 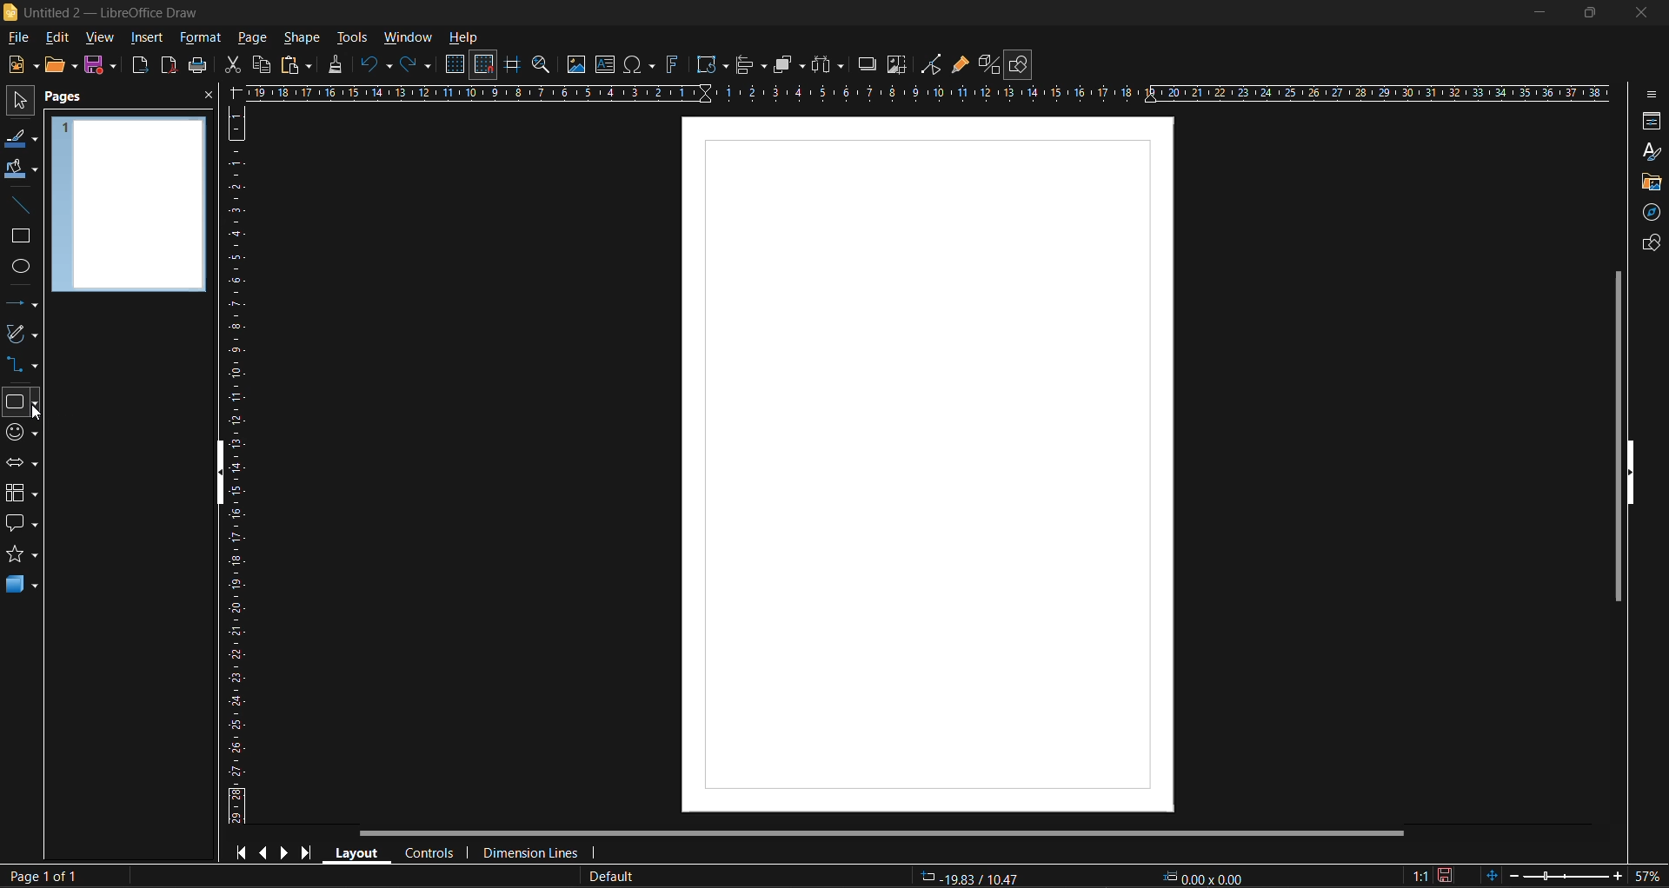 What do you see at coordinates (22, 268) in the screenshot?
I see `ellipse` at bounding box center [22, 268].